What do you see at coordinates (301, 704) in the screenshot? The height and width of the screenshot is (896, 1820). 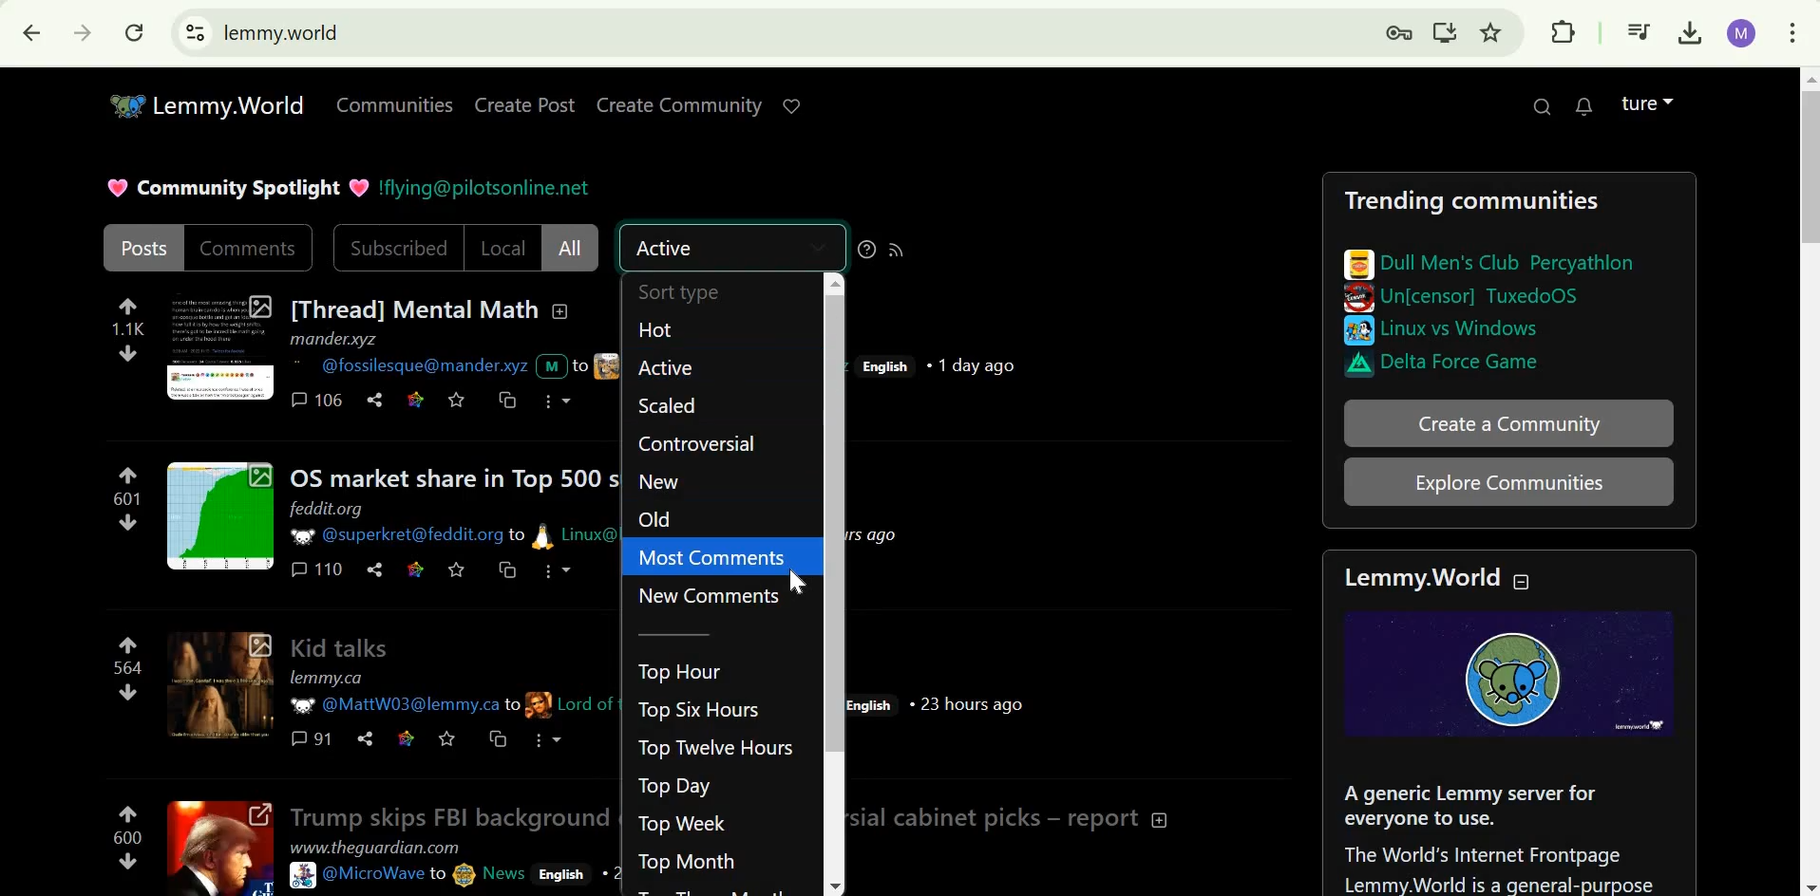 I see `picture` at bounding box center [301, 704].